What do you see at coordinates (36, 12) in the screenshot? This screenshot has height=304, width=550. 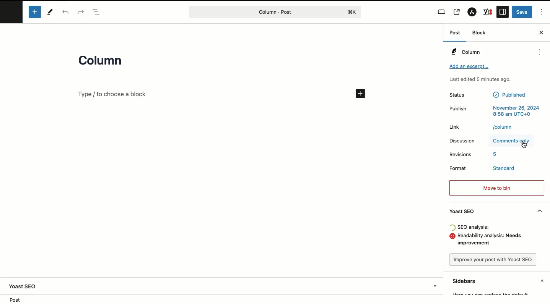 I see `Add new block` at bounding box center [36, 12].